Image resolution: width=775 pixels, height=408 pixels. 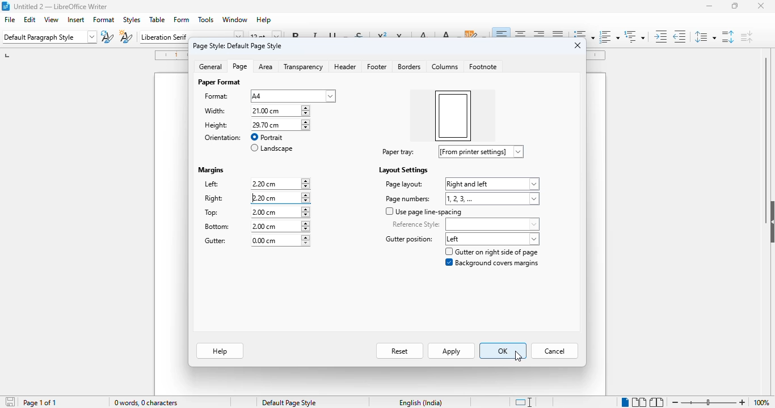 I want to click on zoom factor, so click(x=761, y=403).